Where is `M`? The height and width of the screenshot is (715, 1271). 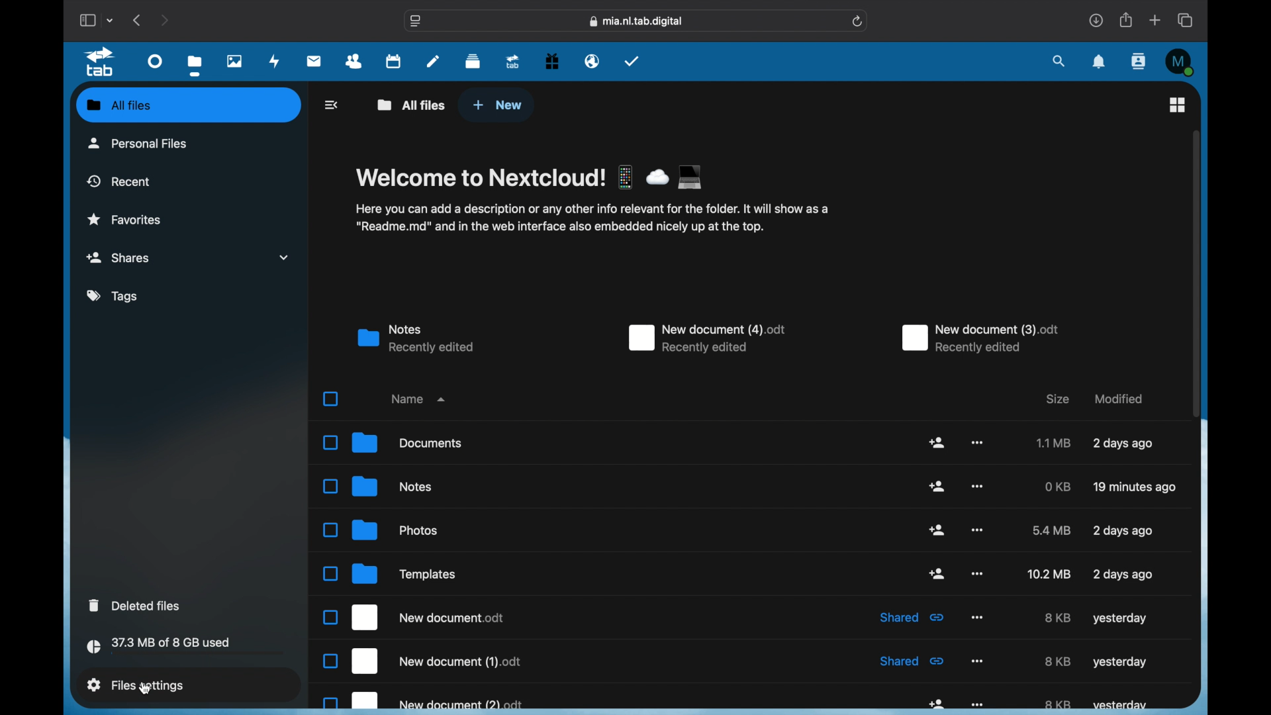 M is located at coordinates (1180, 62).